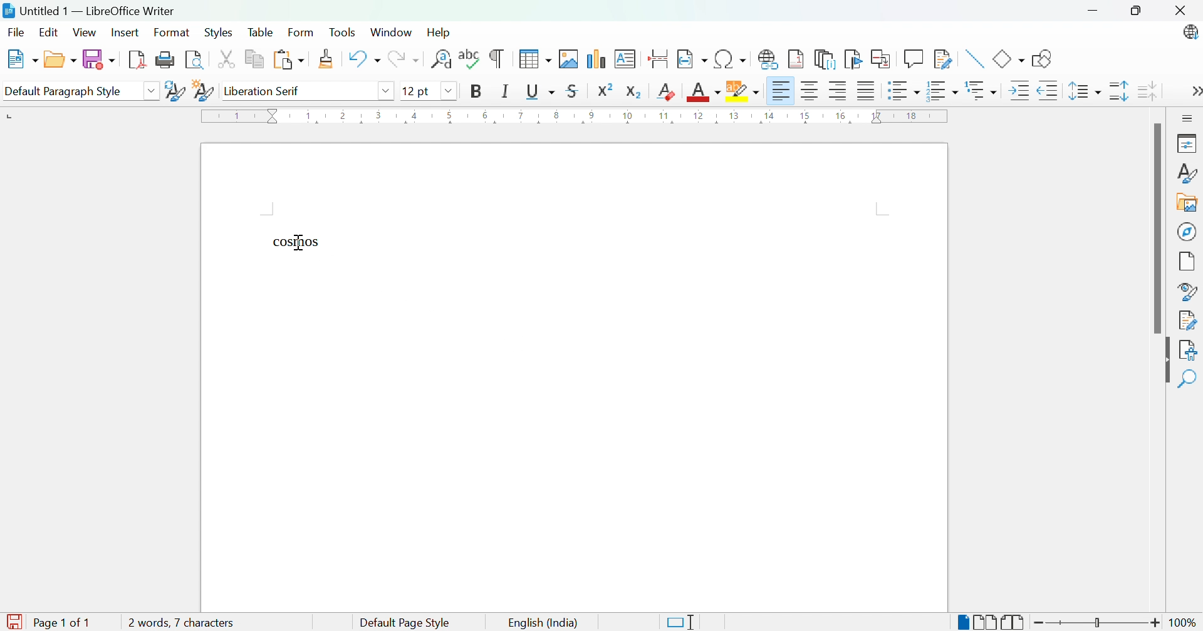  What do you see at coordinates (63, 90) in the screenshot?
I see `Default paragraph style` at bounding box center [63, 90].